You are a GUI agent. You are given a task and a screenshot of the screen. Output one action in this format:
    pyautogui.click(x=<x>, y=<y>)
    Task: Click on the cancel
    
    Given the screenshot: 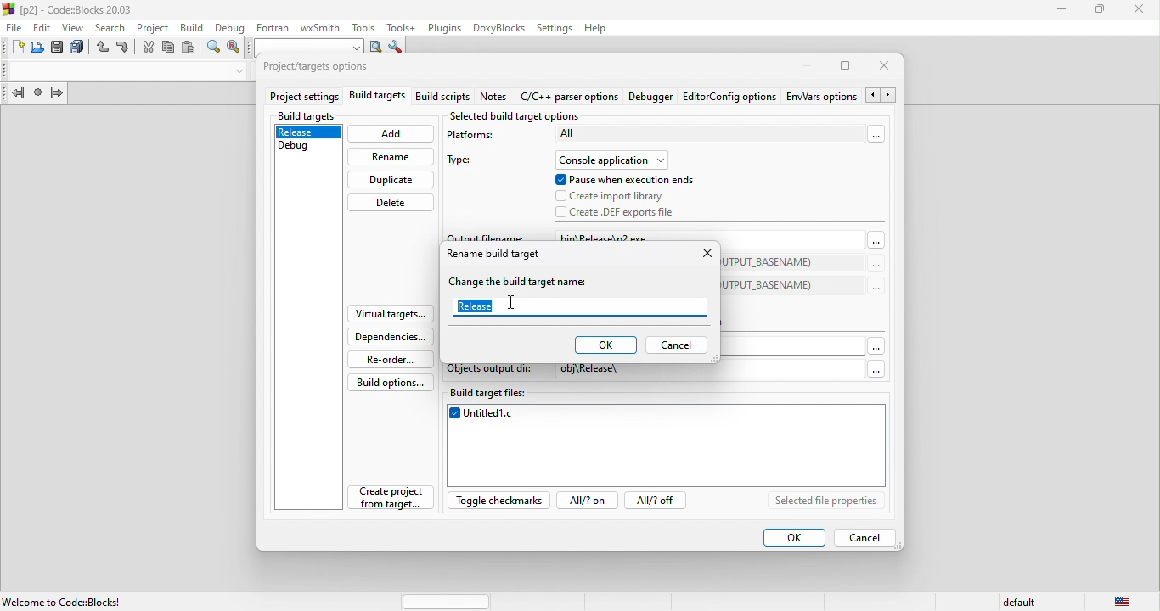 What is the action you would take?
    pyautogui.click(x=676, y=345)
    